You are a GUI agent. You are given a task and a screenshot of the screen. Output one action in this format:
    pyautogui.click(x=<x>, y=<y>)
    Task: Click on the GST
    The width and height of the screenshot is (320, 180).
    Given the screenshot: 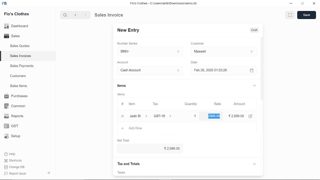 What is the action you would take?
    pyautogui.click(x=15, y=126)
    